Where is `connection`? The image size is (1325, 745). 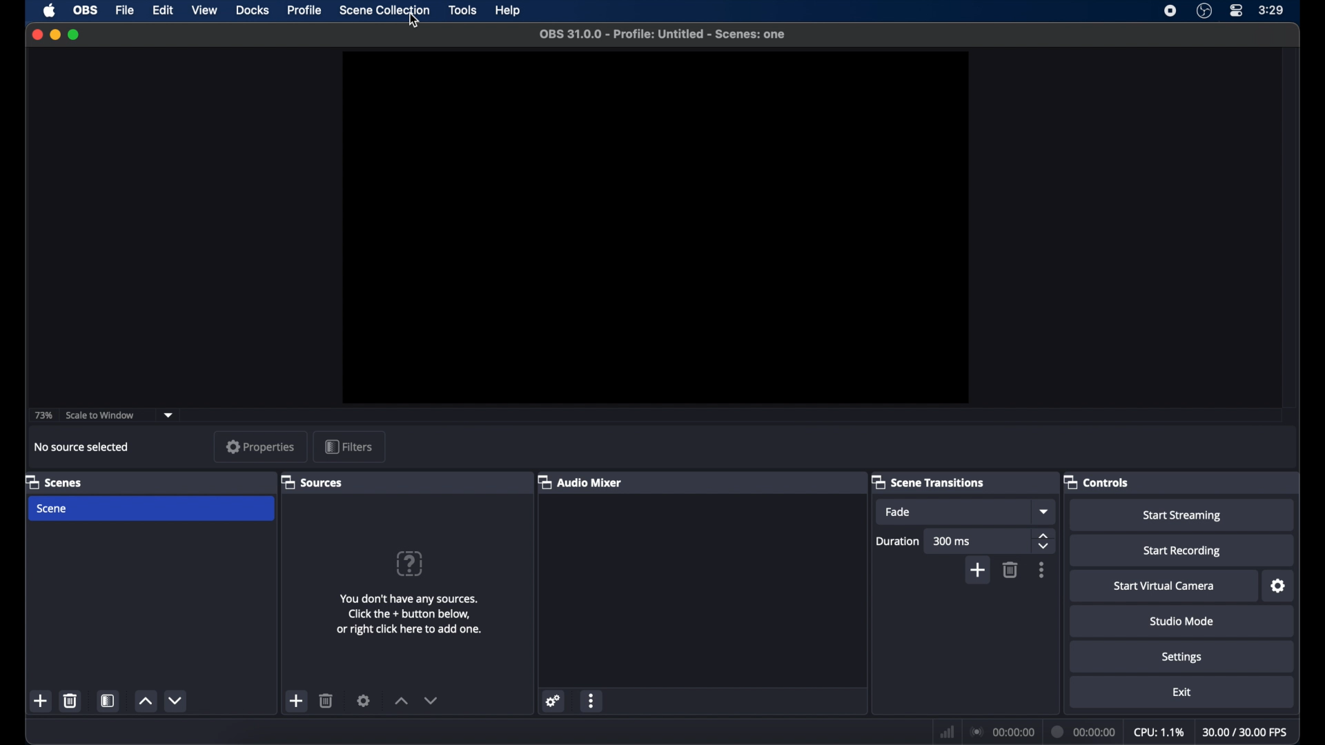
connection is located at coordinates (1001, 731).